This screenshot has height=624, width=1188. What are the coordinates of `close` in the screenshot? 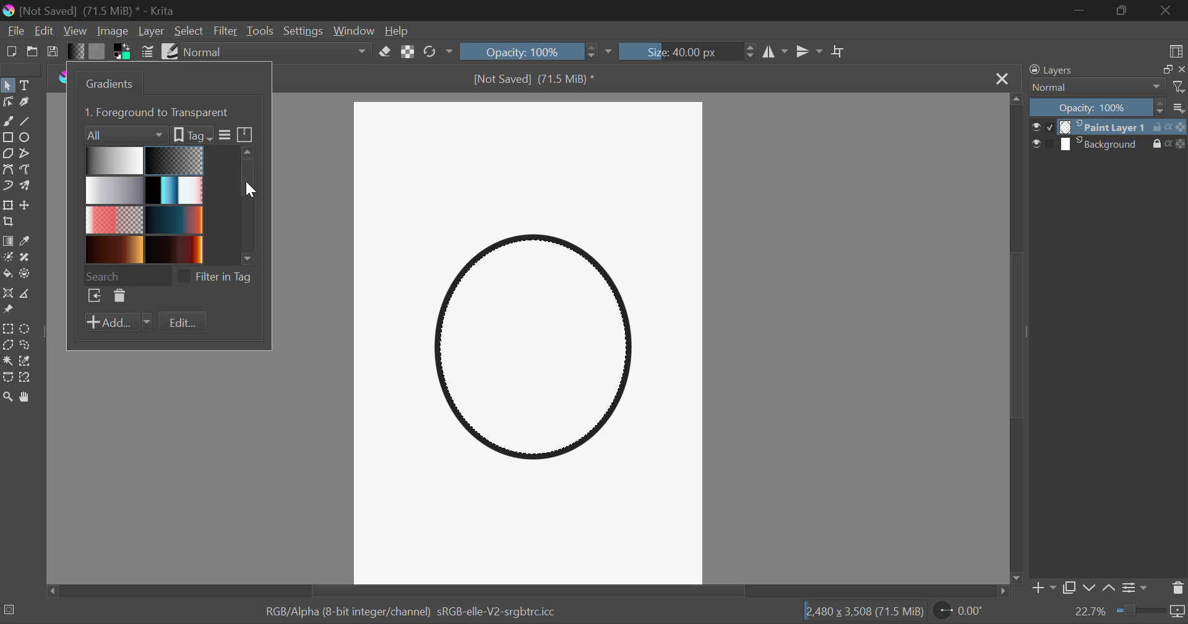 It's located at (1182, 69).